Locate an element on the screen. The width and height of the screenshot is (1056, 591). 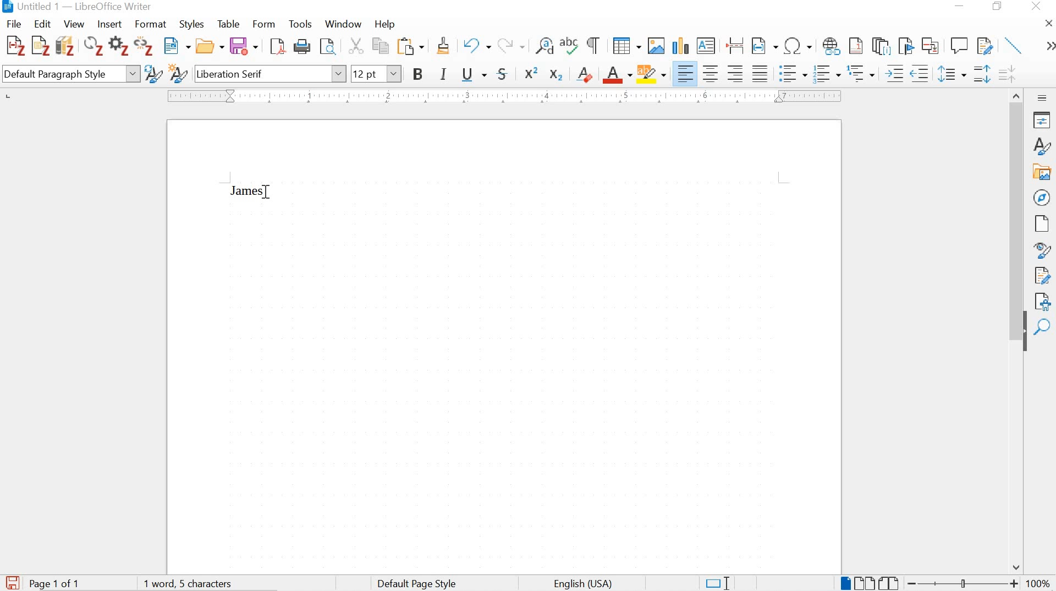
align center is located at coordinates (711, 73).